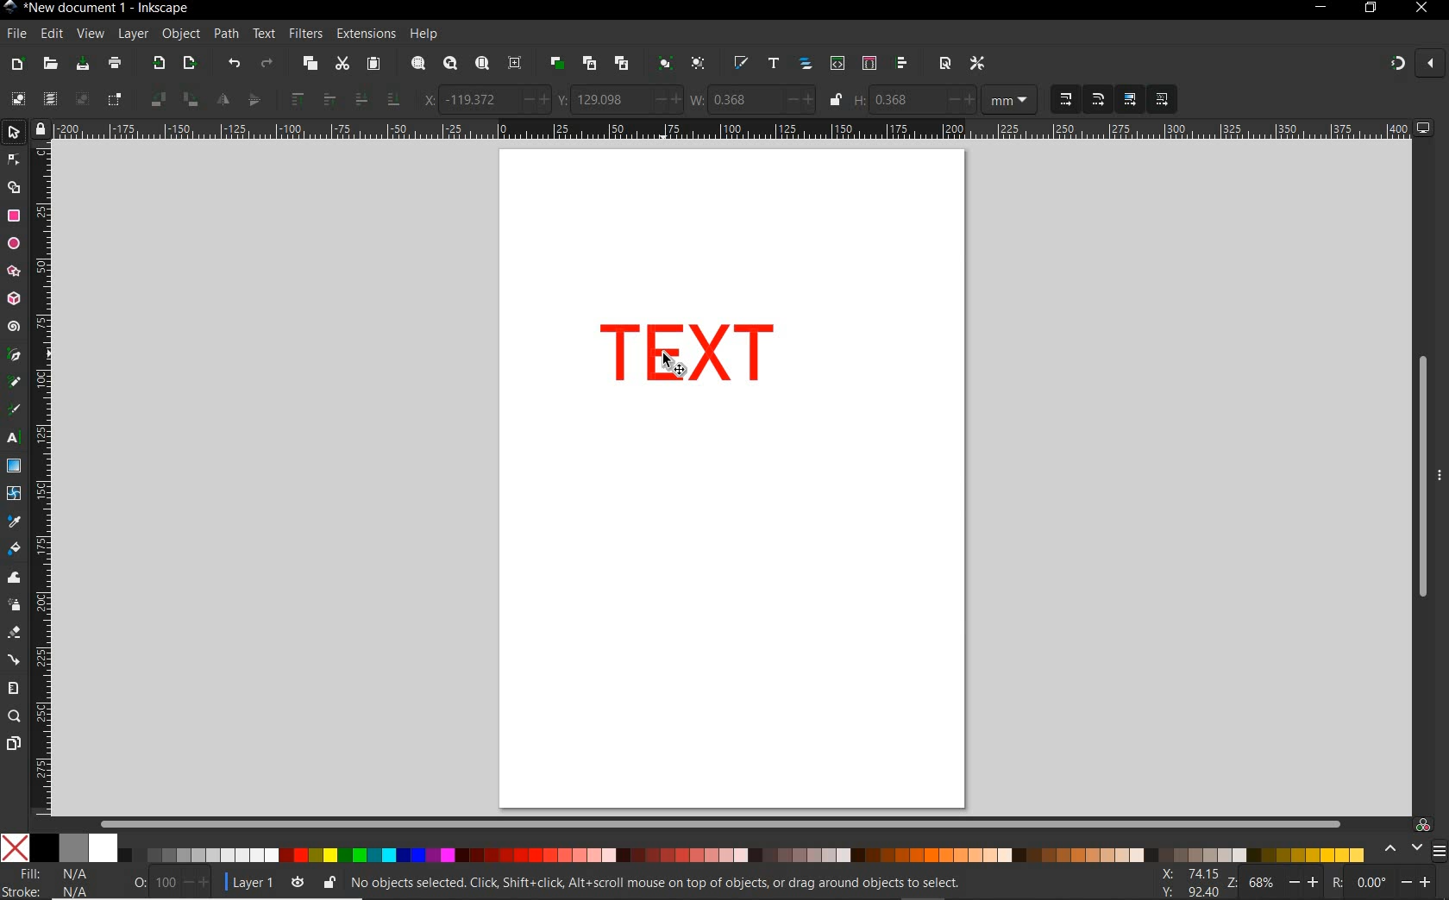  I want to click on VERTICAL COORDINATE OF SELECTION, so click(618, 99).